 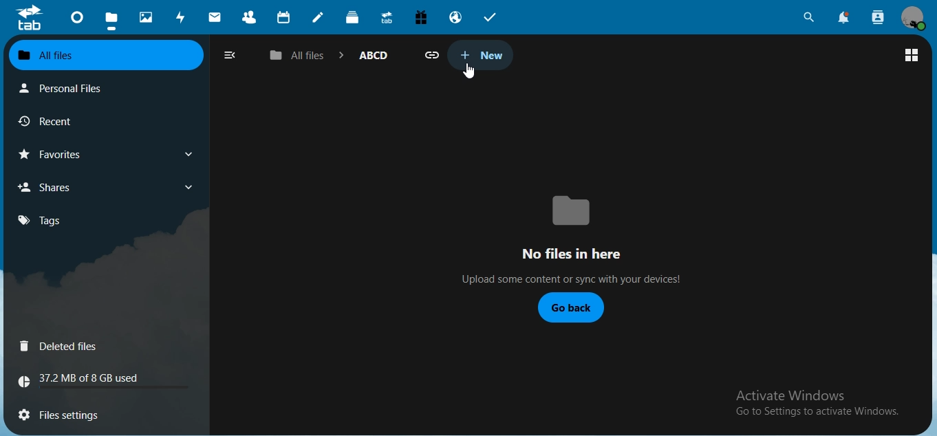 What do you see at coordinates (809, 17) in the screenshot?
I see `search` at bounding box center [809, 17].